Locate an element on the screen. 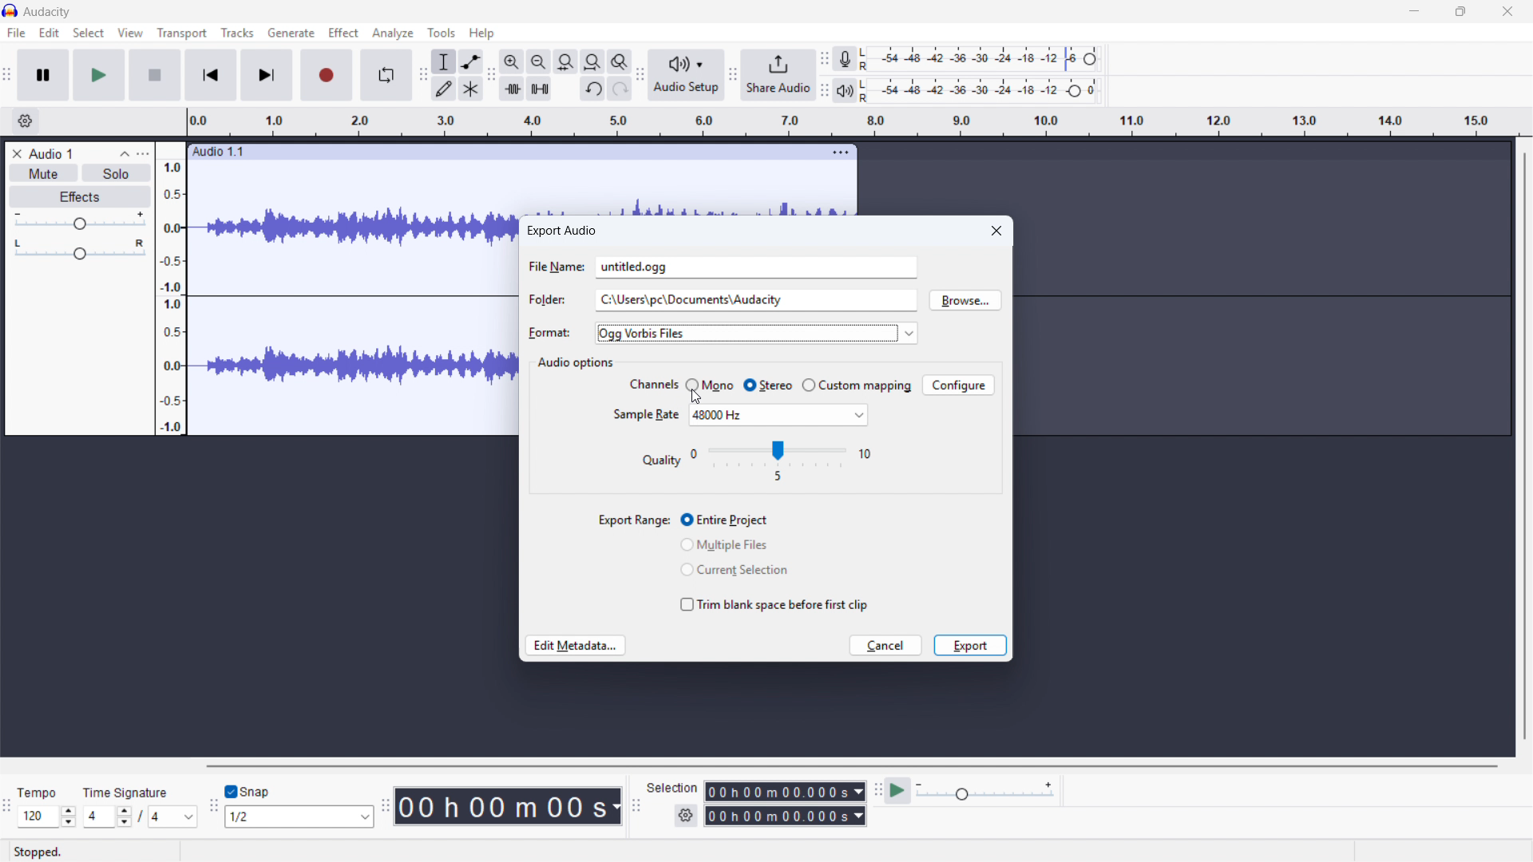  Edit toolbar  is located at coordinates (491, 76).